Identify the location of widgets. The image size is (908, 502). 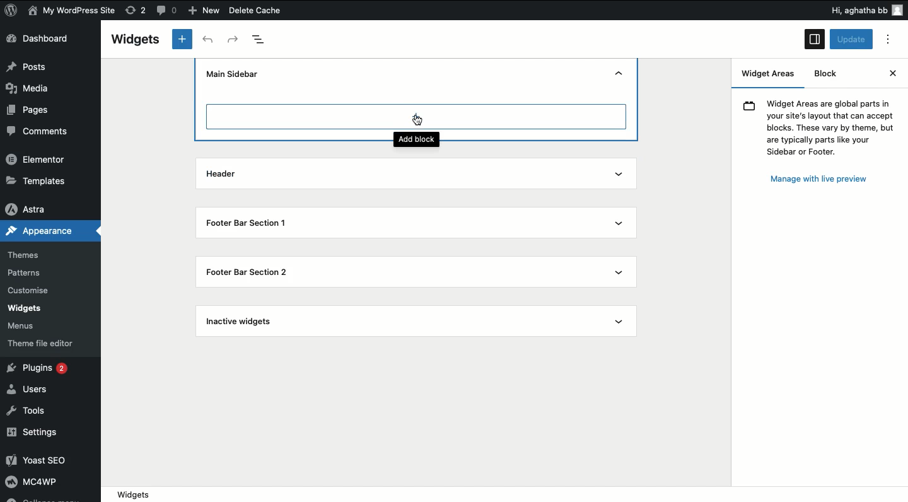
(35, 305).